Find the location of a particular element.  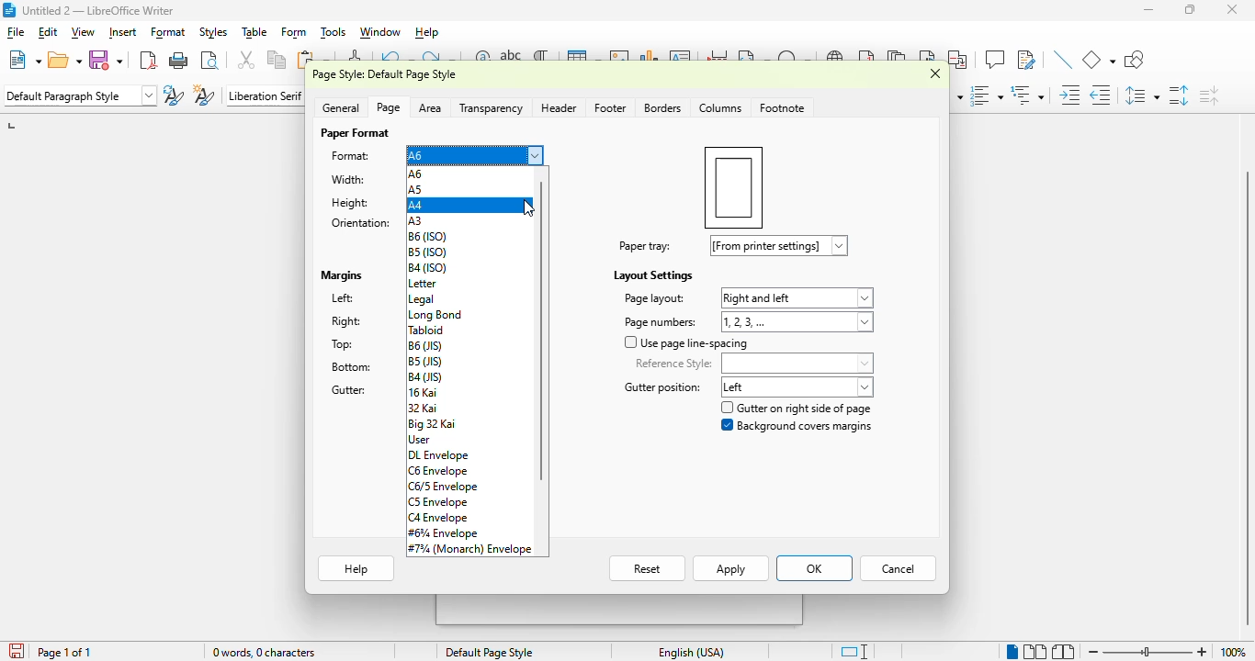

word and character count is located at coordinates (265, 652).